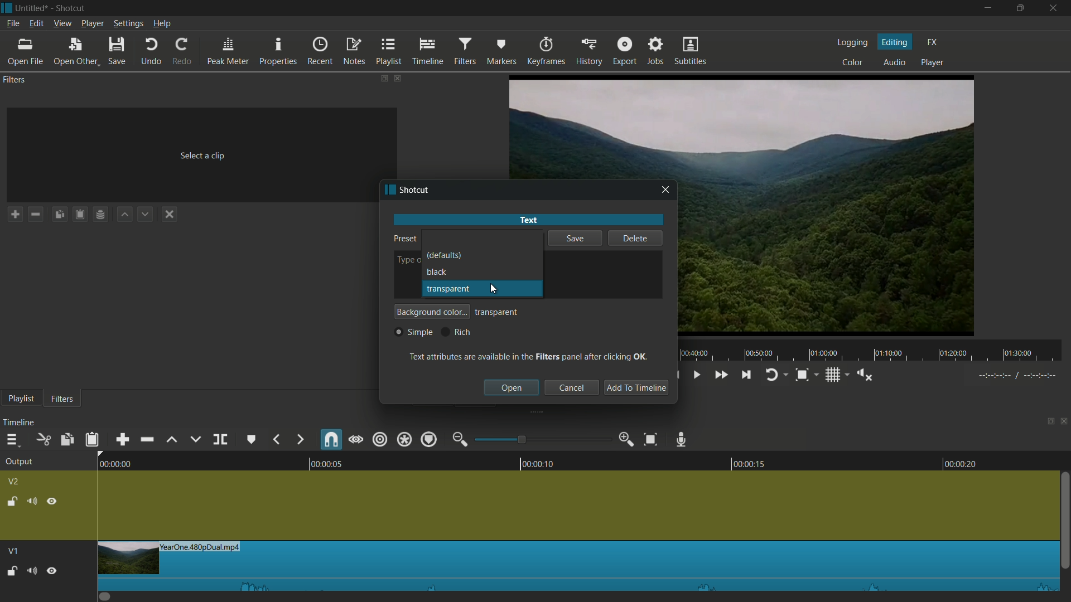 Image resolution: width=1071 pixels, height=602 pixels. Describe the element at coordinates (65, 399) in the screenshot. I see `filters` at that location.